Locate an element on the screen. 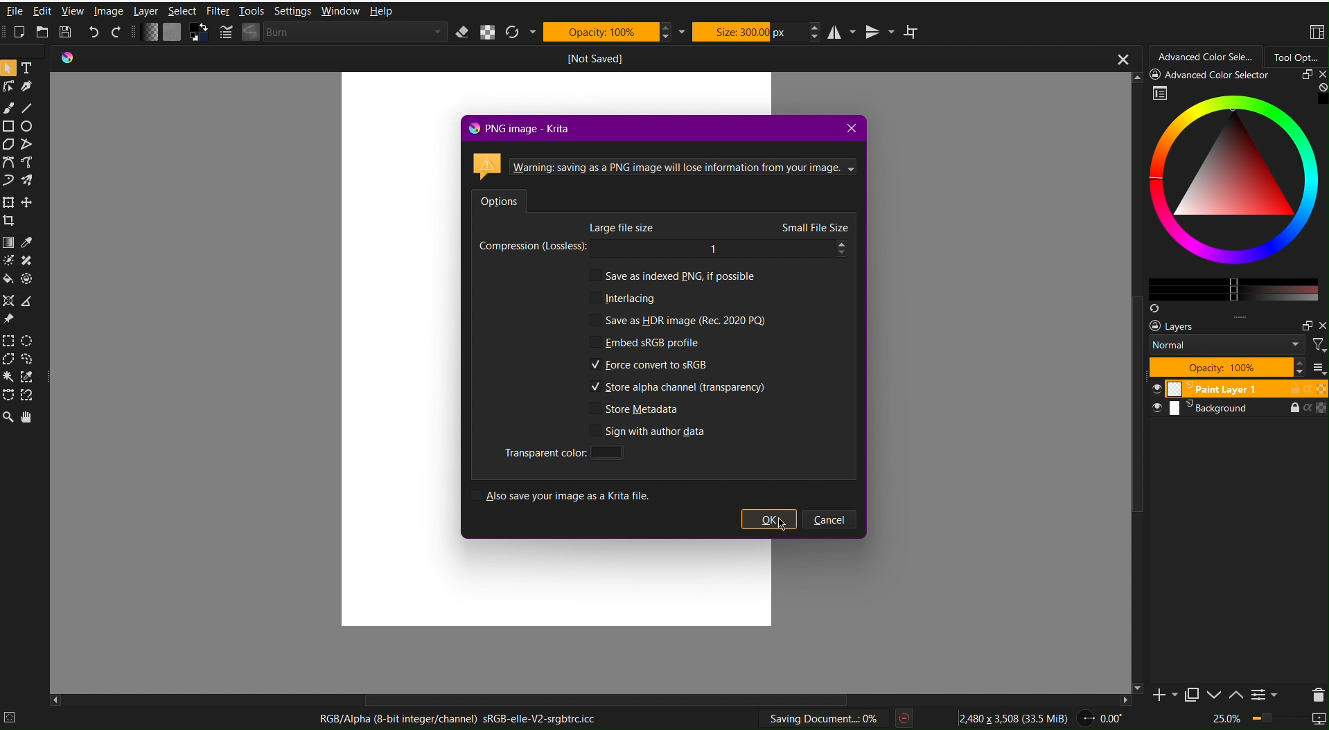  Also save your image as a Krita file is located at coordinates (565, 494).